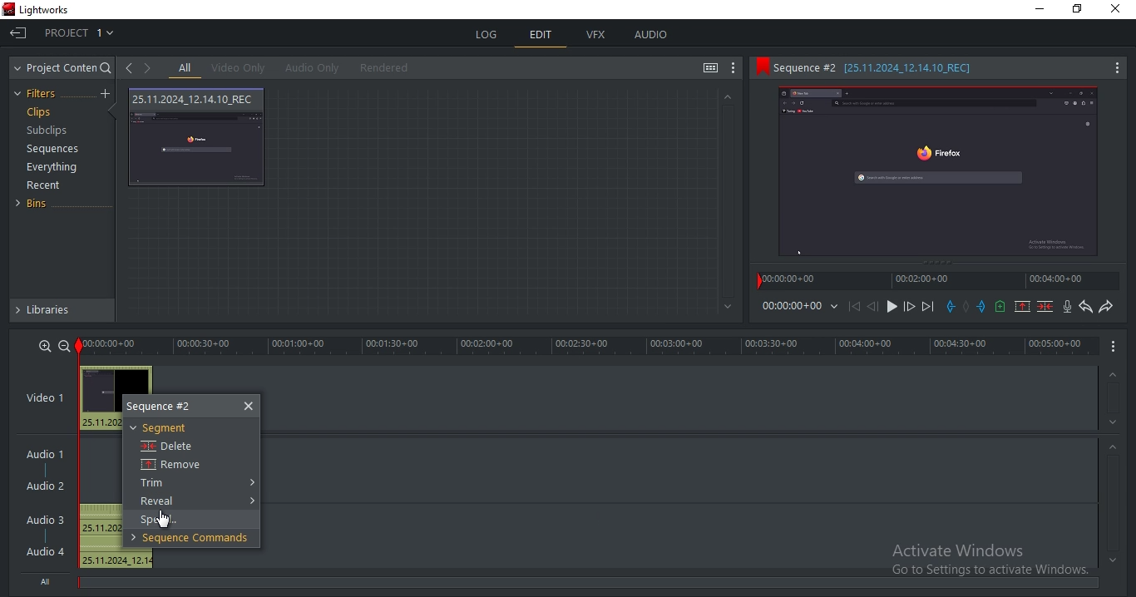  What do you see at coordinates (52, 169) in the screenshot?
I see `everything` at bounding box center [52, 169].